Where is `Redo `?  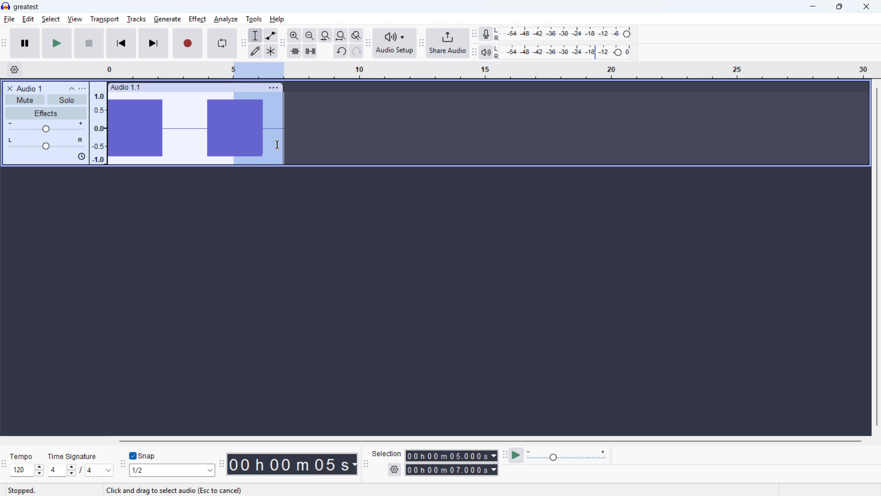 Redo  is located at coordinates (356, 51).